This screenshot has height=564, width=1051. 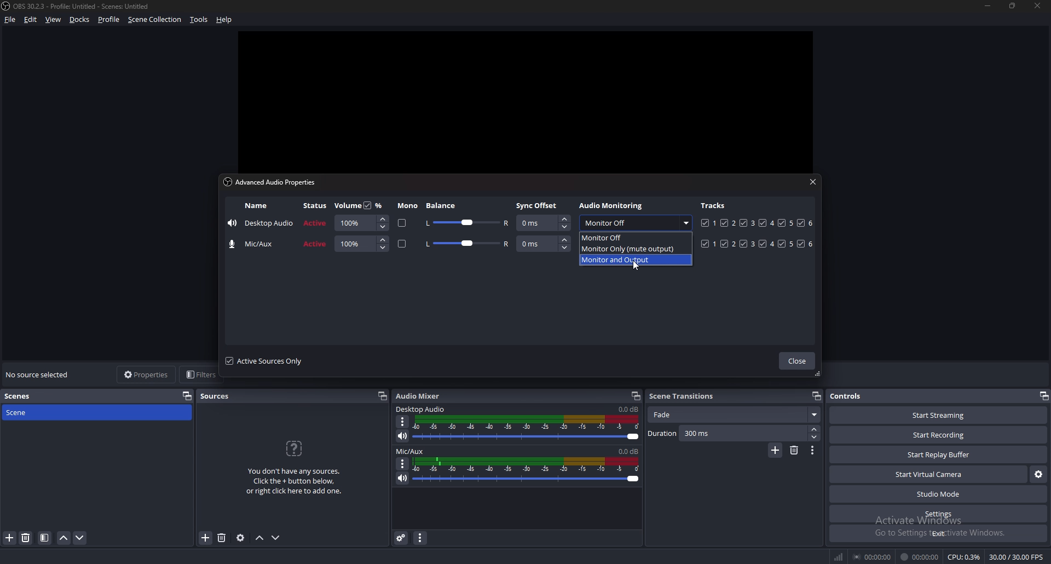 I want to click on sources, so click(x=217, y=396).